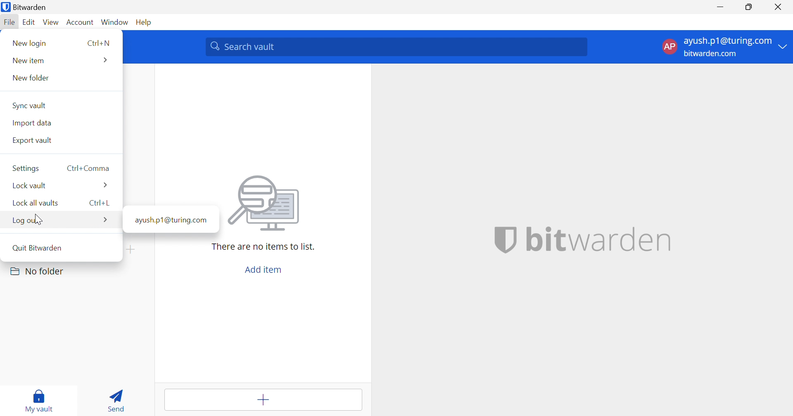 The width and height of the screenshot is (793, 416). What do you see at coordinates (722, 7) in the screenshot?
I see `Minimize` at bounding box center [722, 7].